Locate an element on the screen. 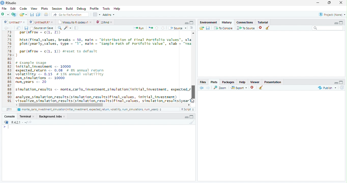  Addins is located at coordinates (109, 14).